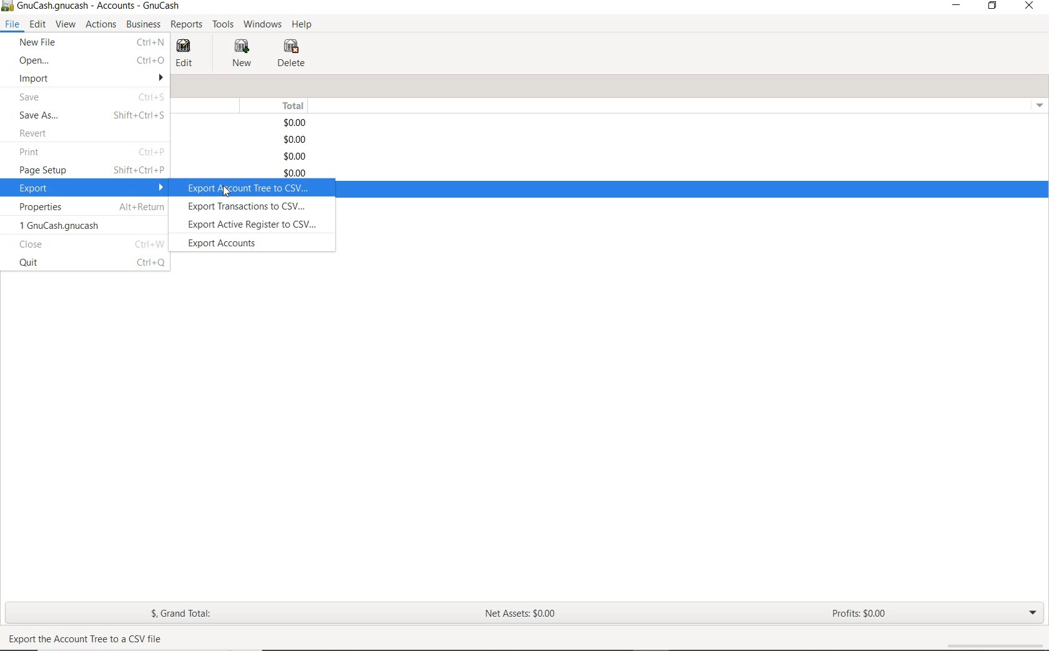 The height and width of the screenshot is (651, 1049). Describe the element at coordinates (261, 25) in the screenshot. I see `WINDOWS` at that location.